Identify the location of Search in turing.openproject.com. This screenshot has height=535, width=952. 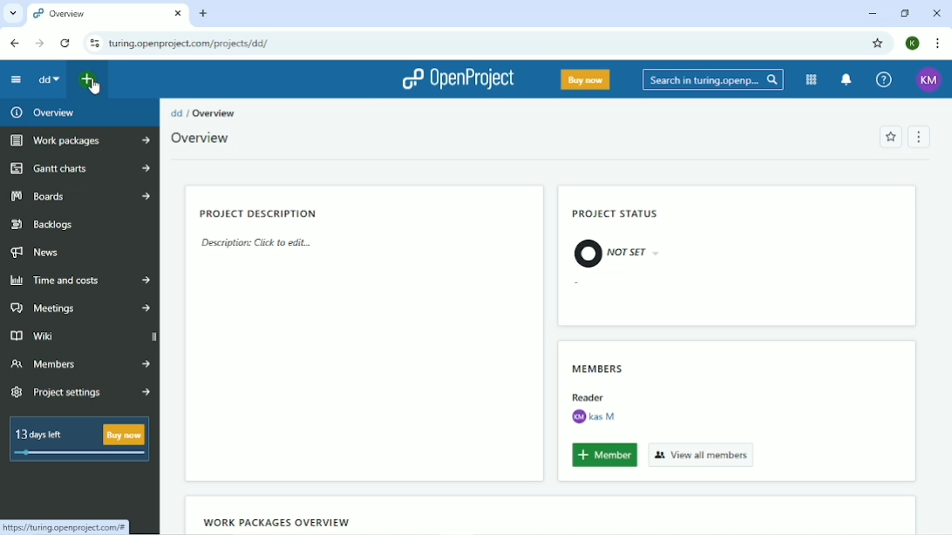
(713, 79).